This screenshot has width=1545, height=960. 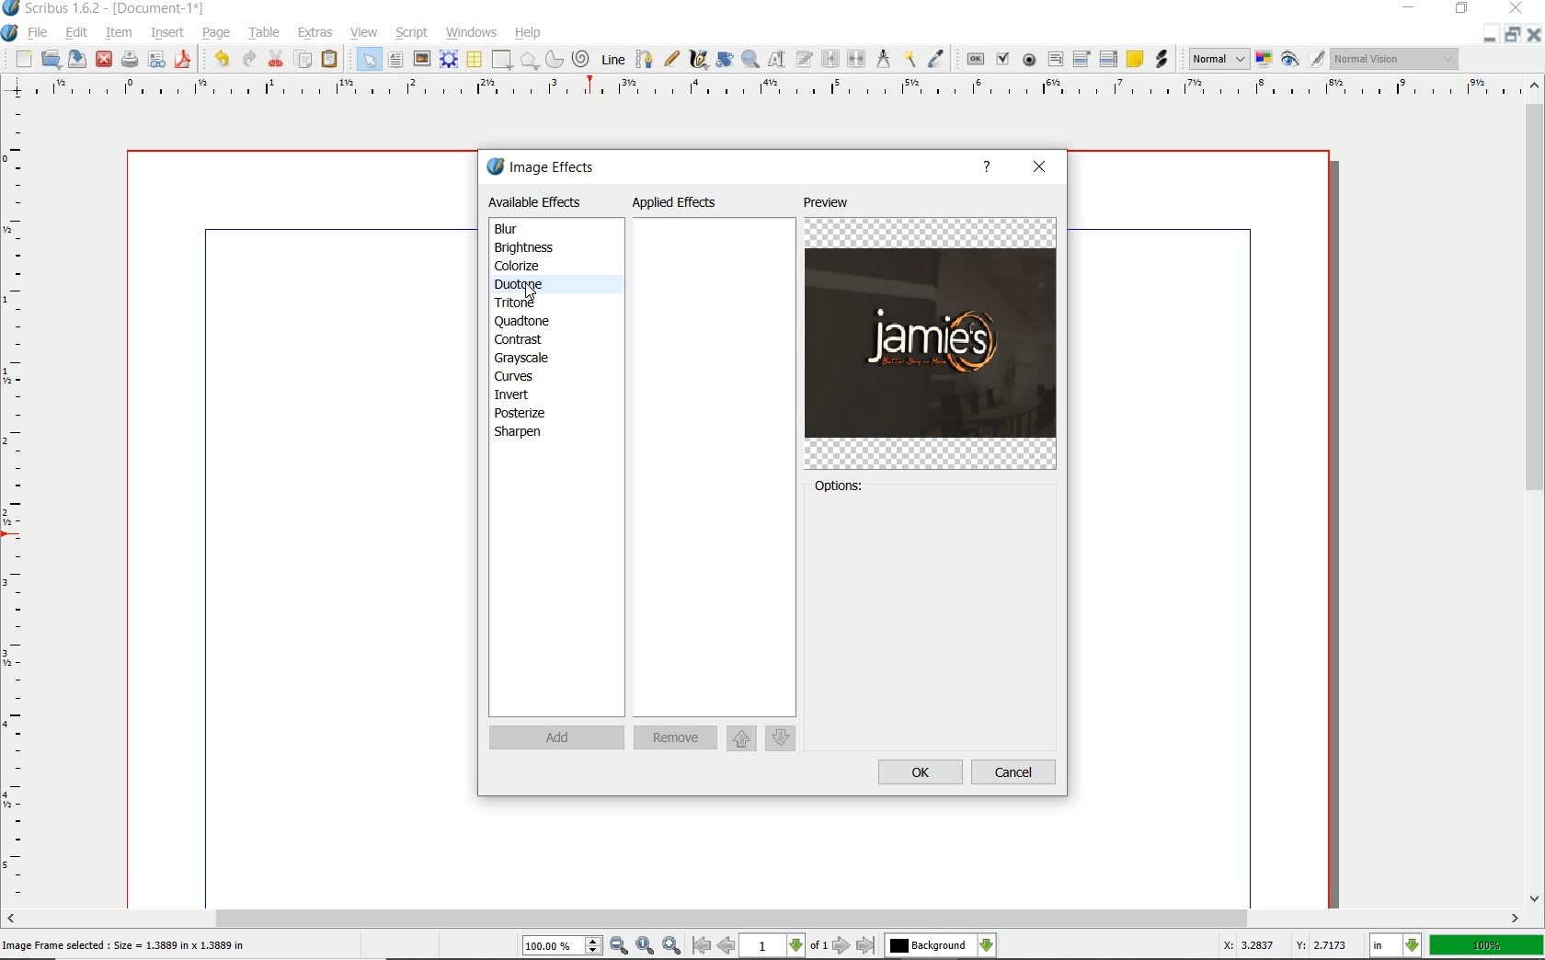 I want to click on image, so click(x=932, y=344).